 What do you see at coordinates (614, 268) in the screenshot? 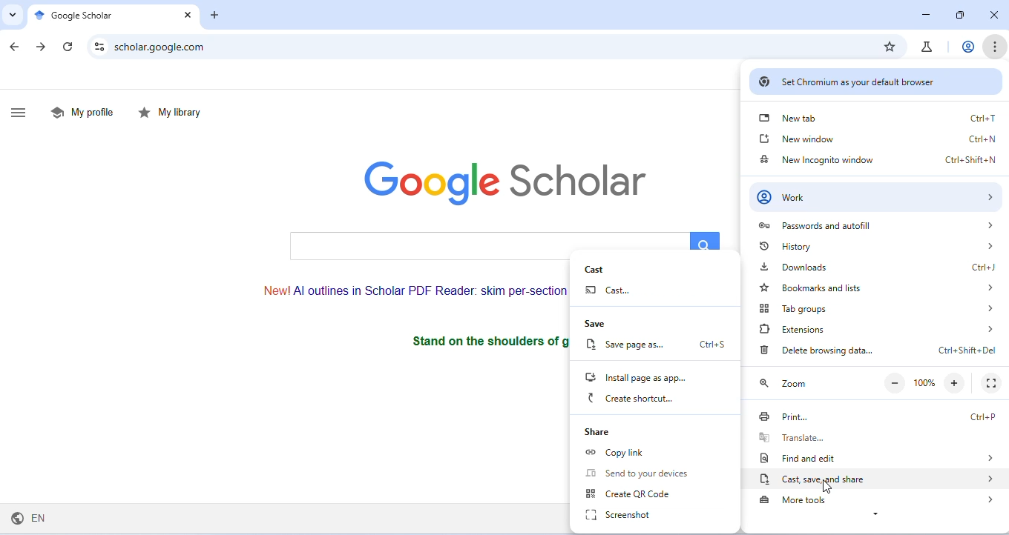
I see `cast` at bounding box center [614, 268].